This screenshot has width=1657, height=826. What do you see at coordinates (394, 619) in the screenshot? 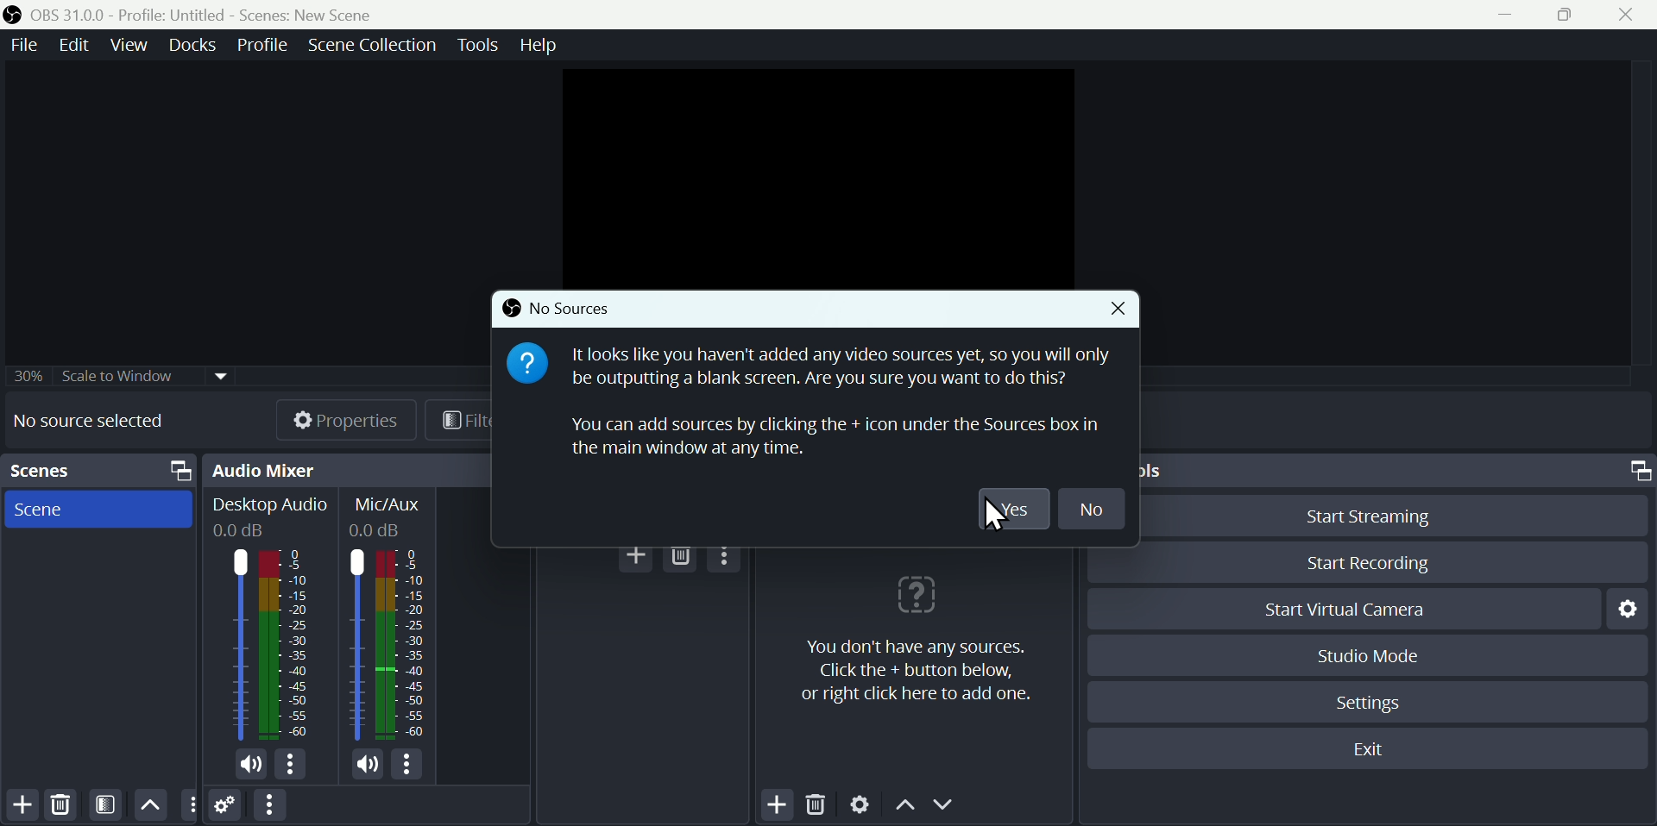
I see `Mic/Aux` at bounding box center [394, 619].